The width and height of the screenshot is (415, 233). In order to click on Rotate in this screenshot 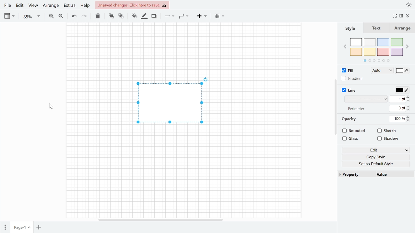, I will do `click(207, 78)`.